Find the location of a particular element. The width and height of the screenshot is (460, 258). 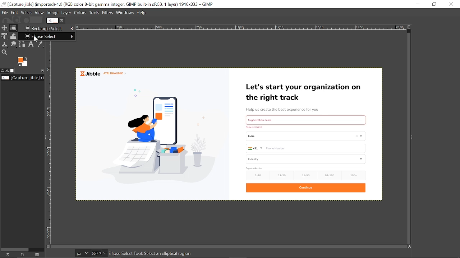

Images is located at coordinates (13, 71).